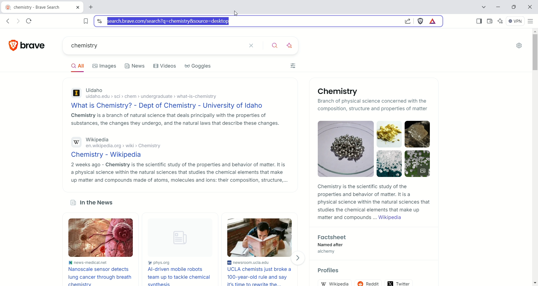 The height and width of the screenshot is (286, 538). Describe the element at coordinates (433, 21) in the screenshot. I see `rewards` at that location.